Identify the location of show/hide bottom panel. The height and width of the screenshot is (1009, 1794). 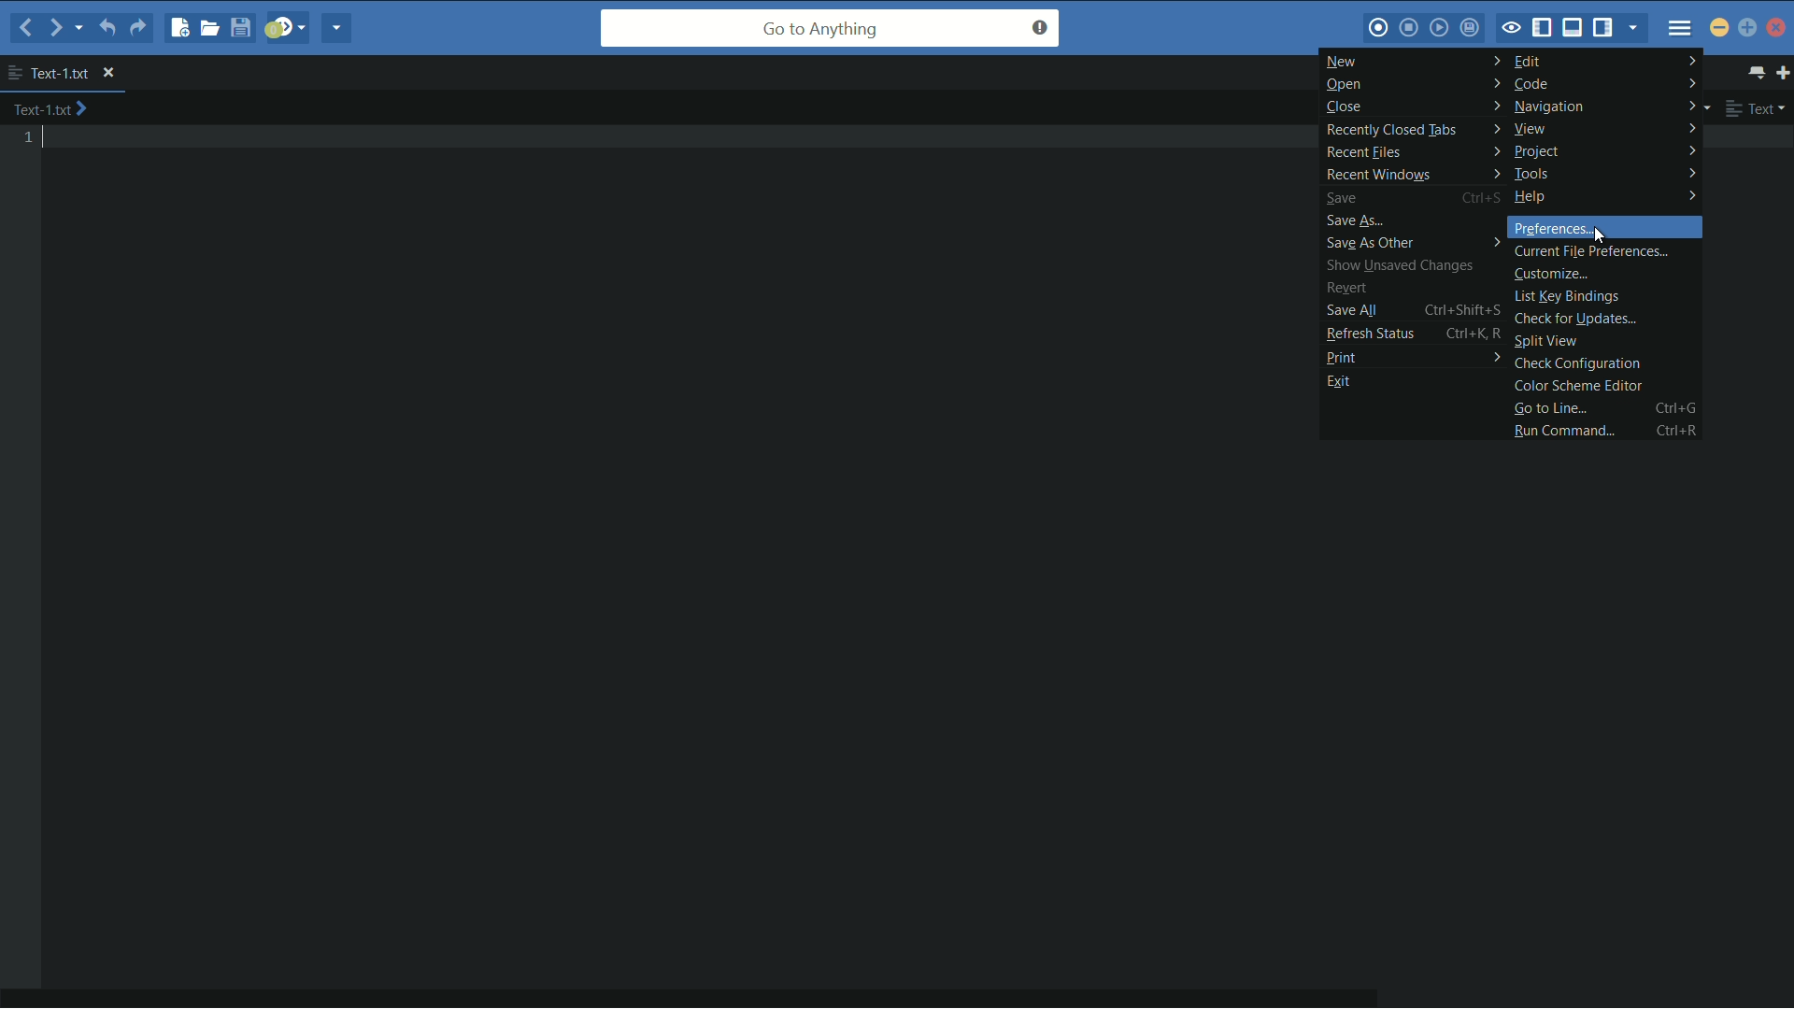
(1573, 28).